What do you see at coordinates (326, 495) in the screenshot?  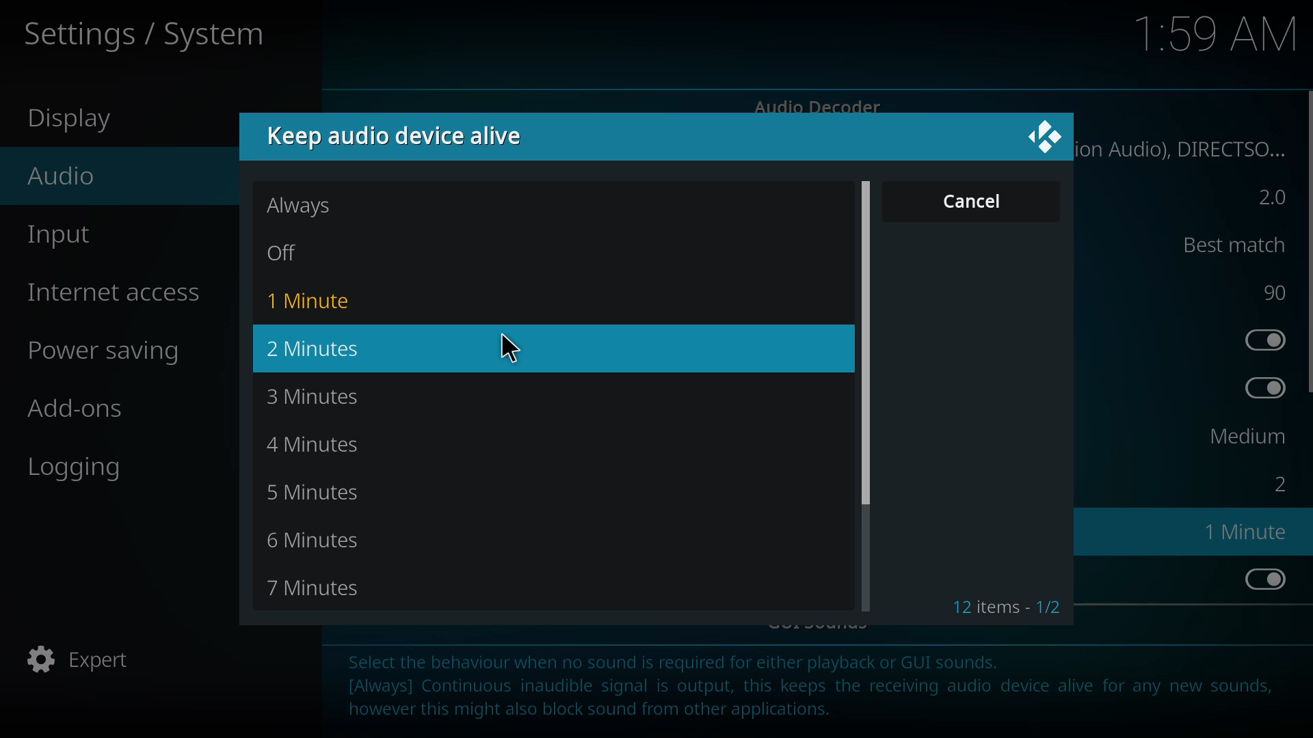 I see `5 min` at bounding box center [326, 495].